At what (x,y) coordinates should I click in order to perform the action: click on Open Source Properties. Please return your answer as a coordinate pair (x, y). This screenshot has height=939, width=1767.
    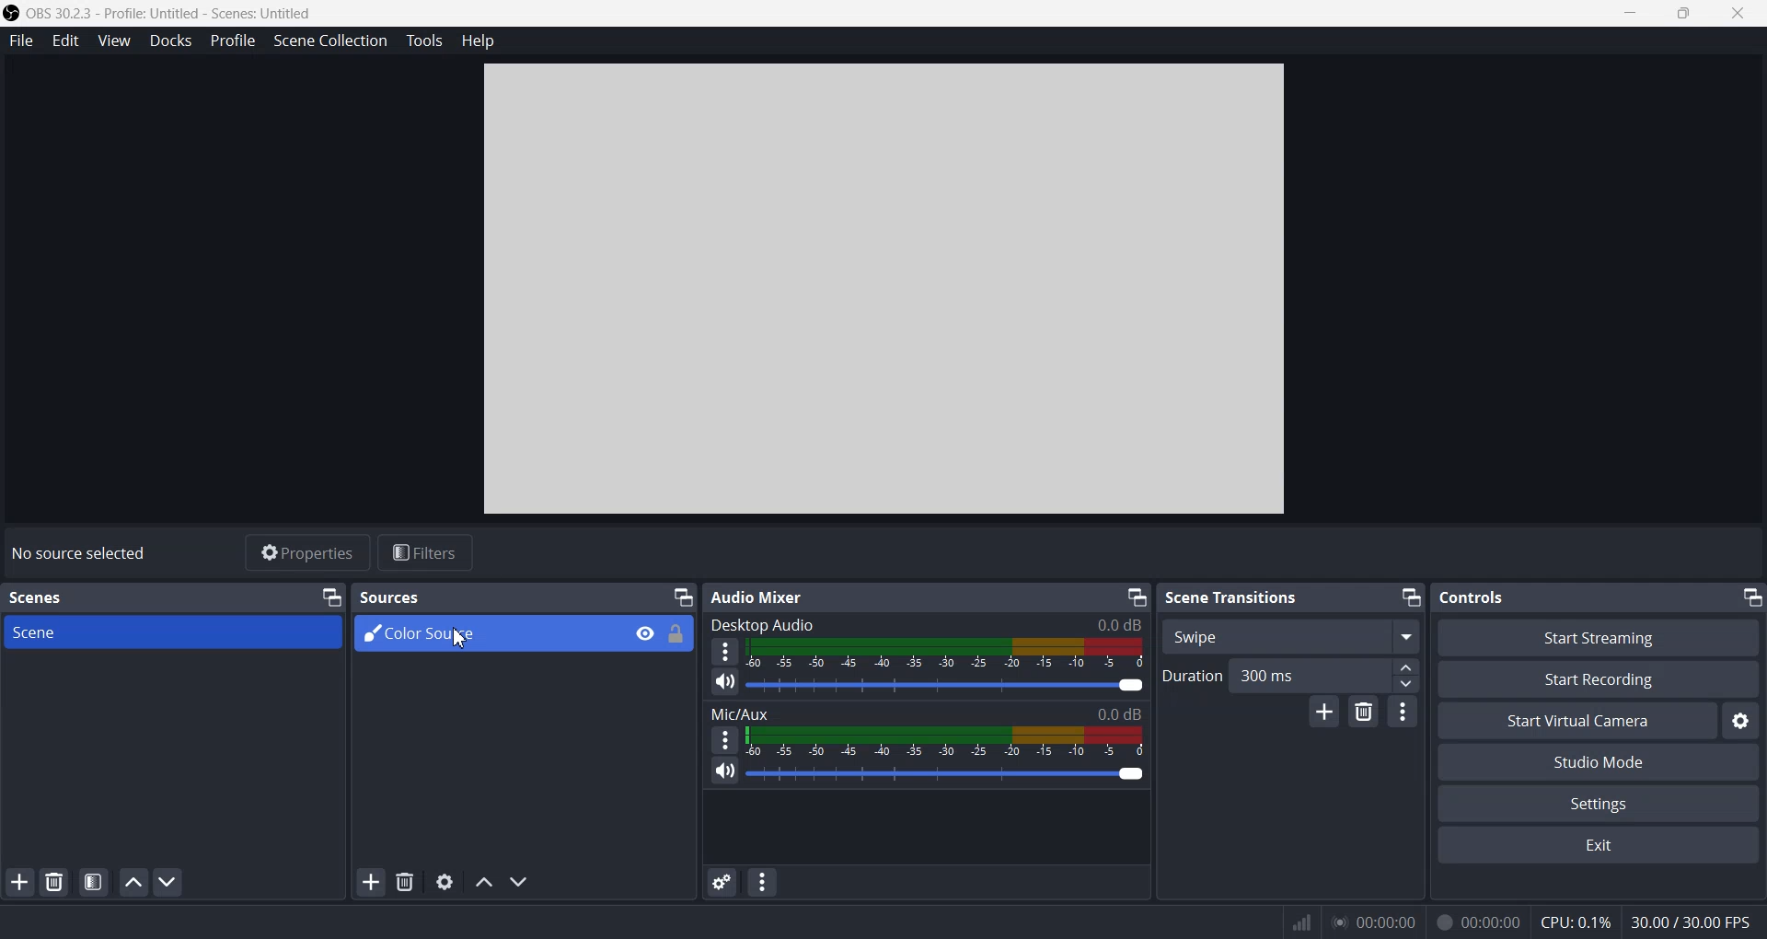
    Looking at the image, I should click on (445, 882).